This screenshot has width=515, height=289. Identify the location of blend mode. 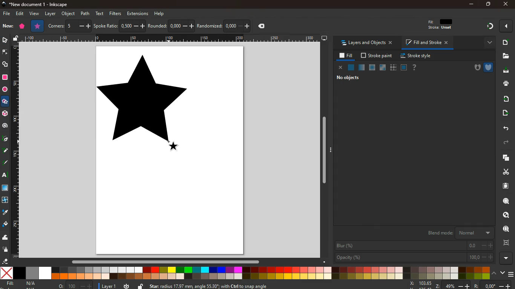
(456, 233).